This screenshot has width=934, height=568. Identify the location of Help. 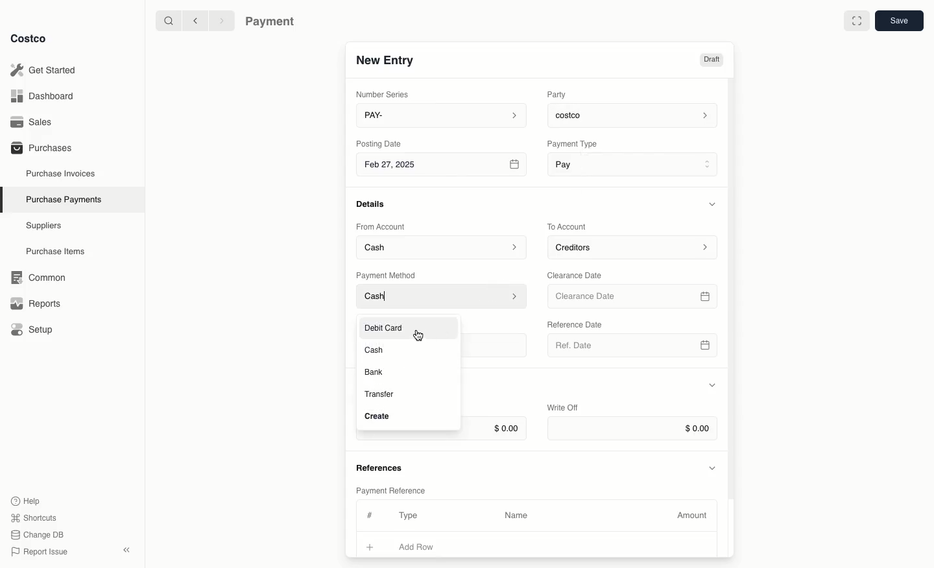
(25, 500).